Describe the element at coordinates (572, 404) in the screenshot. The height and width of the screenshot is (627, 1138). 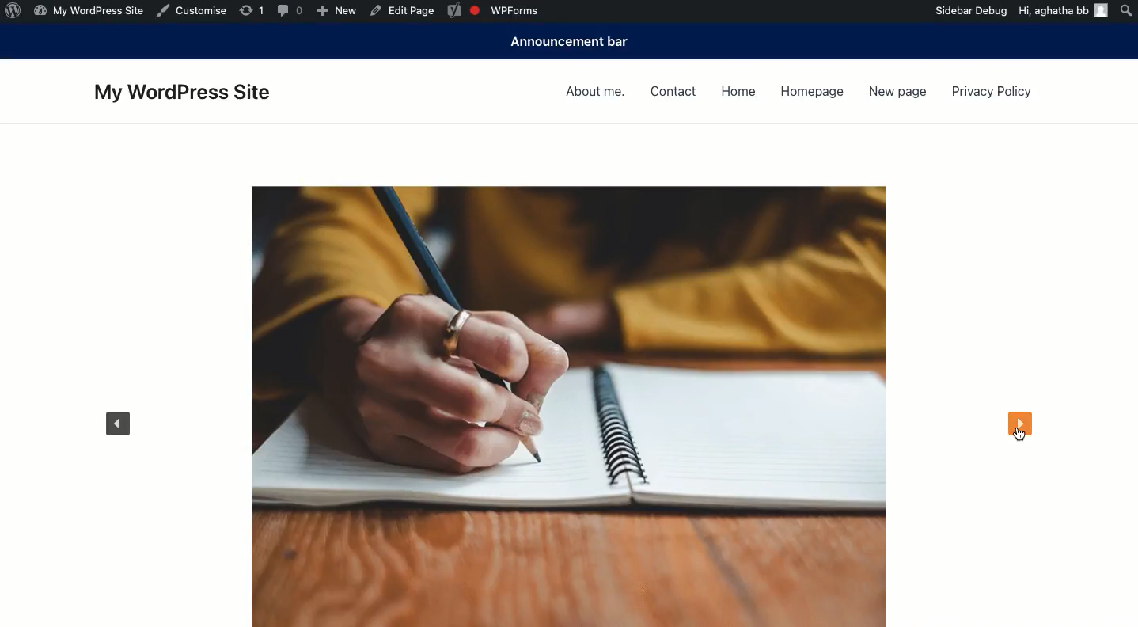
I see `Carousel` at that location.